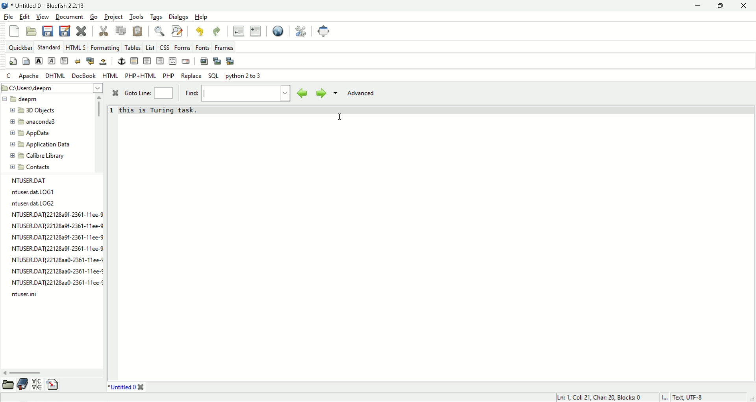  Describe the element at coordinates (31, 181) in the screenshot. I see `NTUSER.DAT` at that location.